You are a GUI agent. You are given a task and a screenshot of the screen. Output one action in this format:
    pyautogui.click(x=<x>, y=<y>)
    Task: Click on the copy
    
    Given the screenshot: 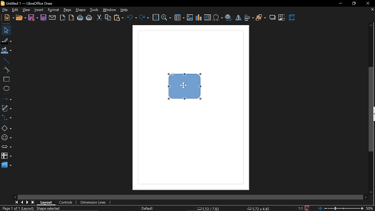 What is the action you would take?
    pyautogui.click(x=108, y=18)
    